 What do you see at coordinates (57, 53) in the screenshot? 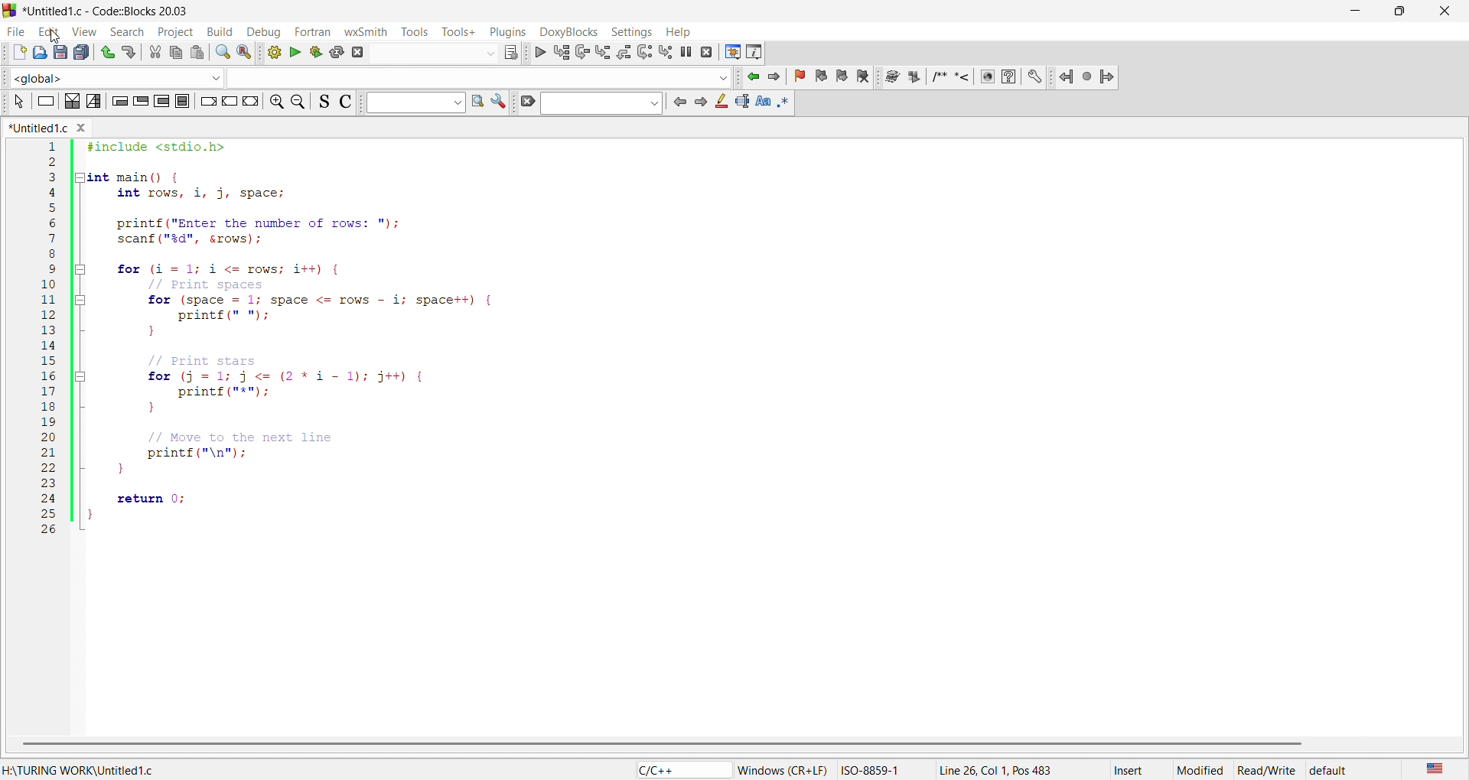
I see `save as` at bounding box center [57, 53].